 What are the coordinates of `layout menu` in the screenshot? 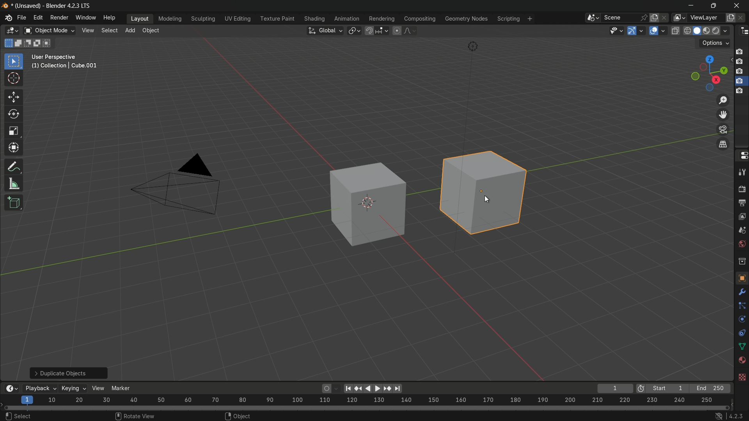 It's located at (138, 19).